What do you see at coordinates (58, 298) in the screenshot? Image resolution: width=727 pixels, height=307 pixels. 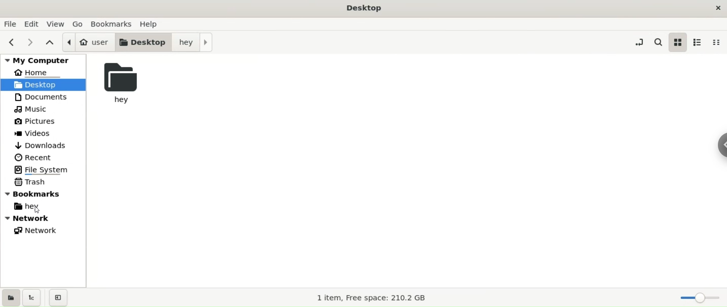 I see `close sidebars` at bounding box center [58, 298].